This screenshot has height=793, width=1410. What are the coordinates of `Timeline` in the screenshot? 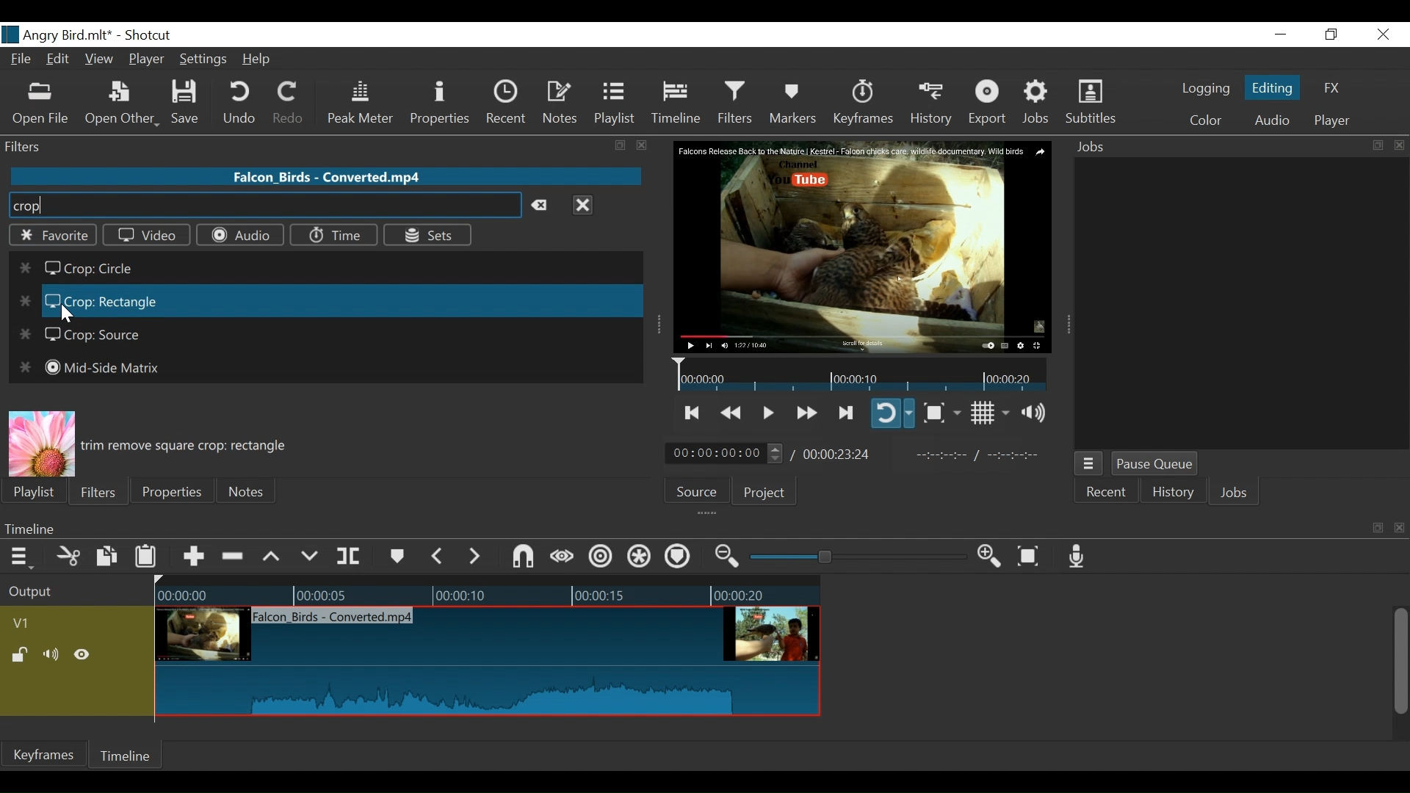 It's located at (677, 103).